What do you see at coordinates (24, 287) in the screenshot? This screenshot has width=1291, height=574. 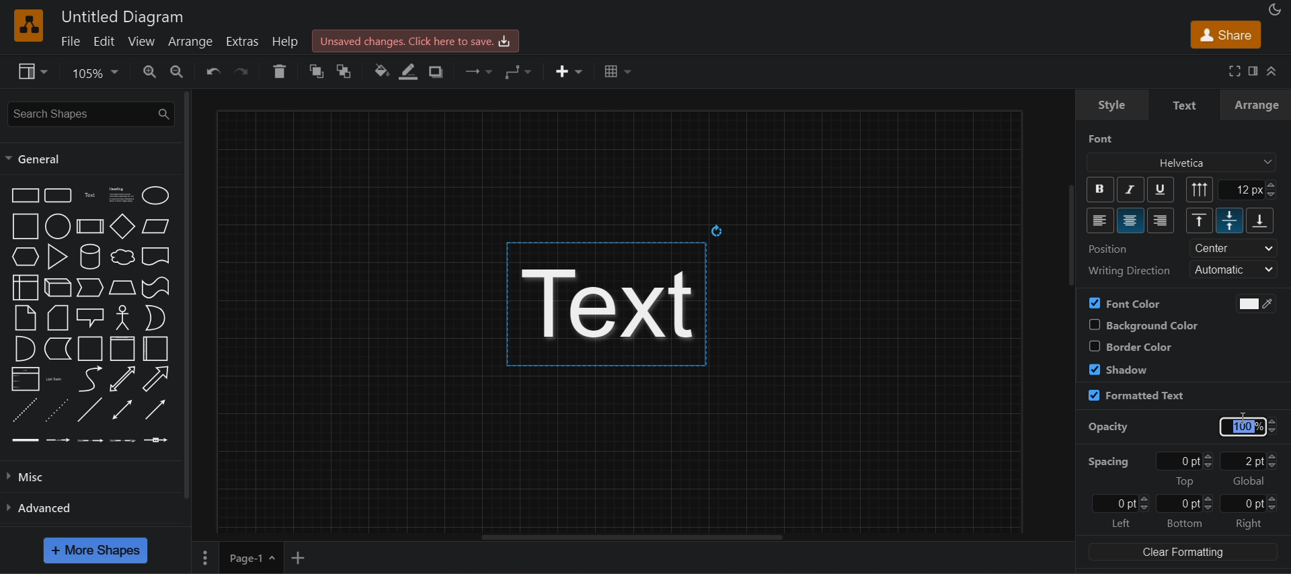 I see `internal storage` at bounding box center [24, 287].